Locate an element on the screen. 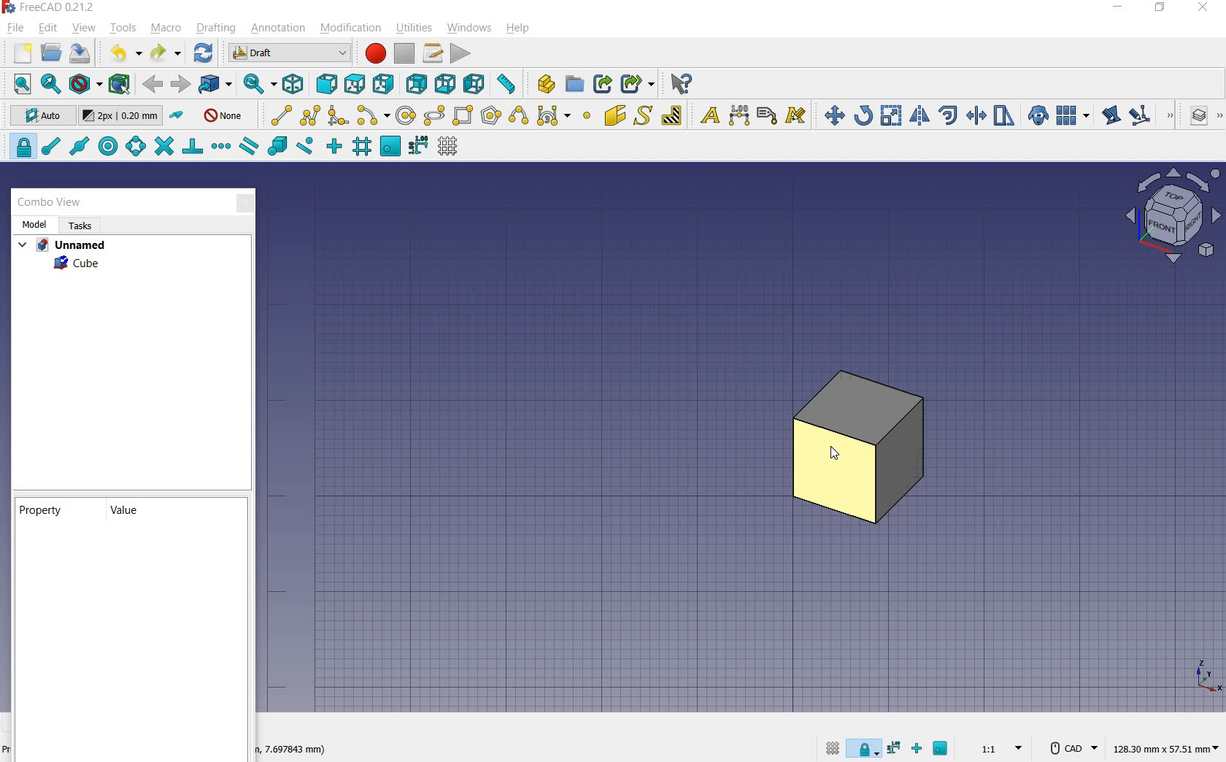 The width and height of the screenshot is (1226, 762). draw style is located at coordinates (83, 83).